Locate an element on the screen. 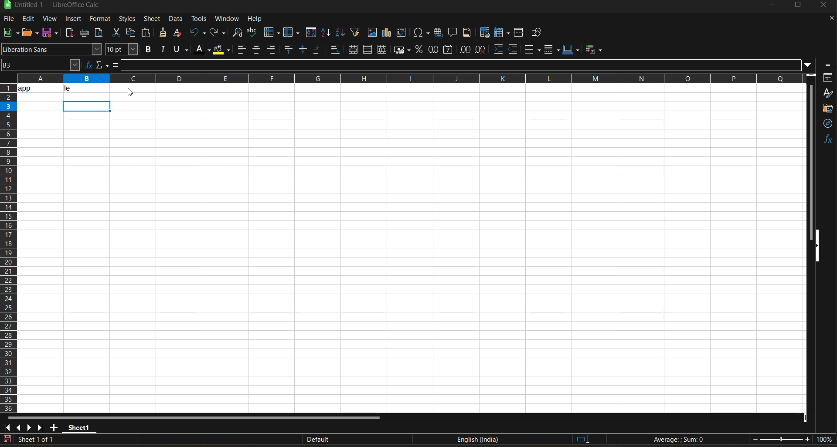 This screenshot has width=837, height=447. input line is located at coordinates (462, 65).